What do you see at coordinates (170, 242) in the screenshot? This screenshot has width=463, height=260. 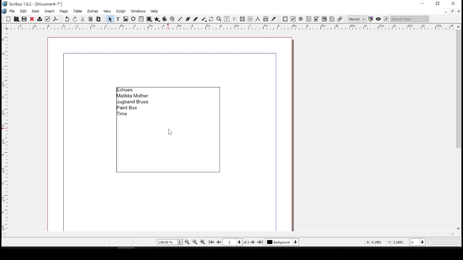 I see `current zoom level` at bounding box center [170, 242].